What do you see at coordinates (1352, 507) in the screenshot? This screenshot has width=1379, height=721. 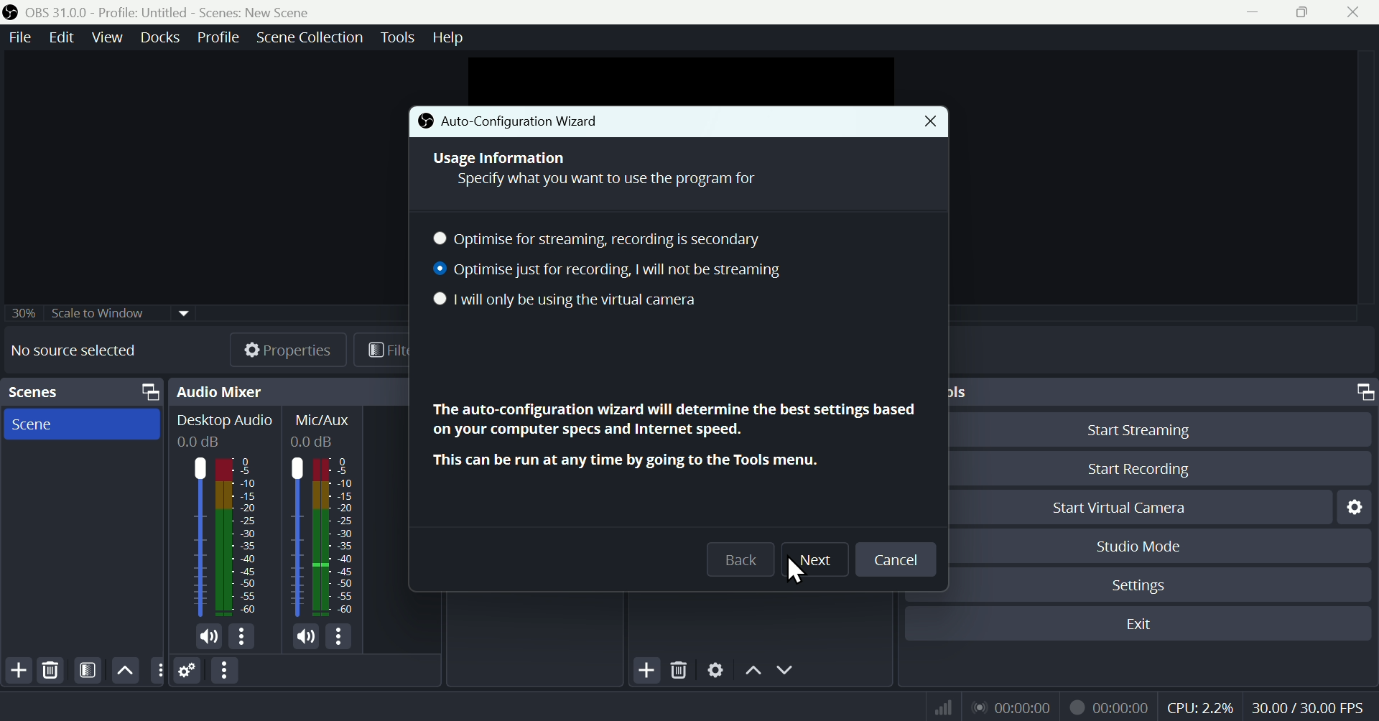 I see `Settings` at bounding box center [1352, 507].